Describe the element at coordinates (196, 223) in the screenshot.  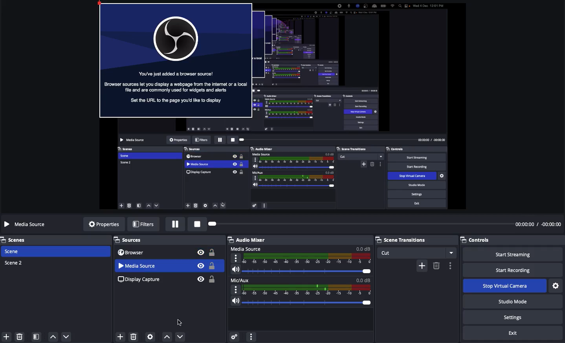
I see `Stop` at that location.